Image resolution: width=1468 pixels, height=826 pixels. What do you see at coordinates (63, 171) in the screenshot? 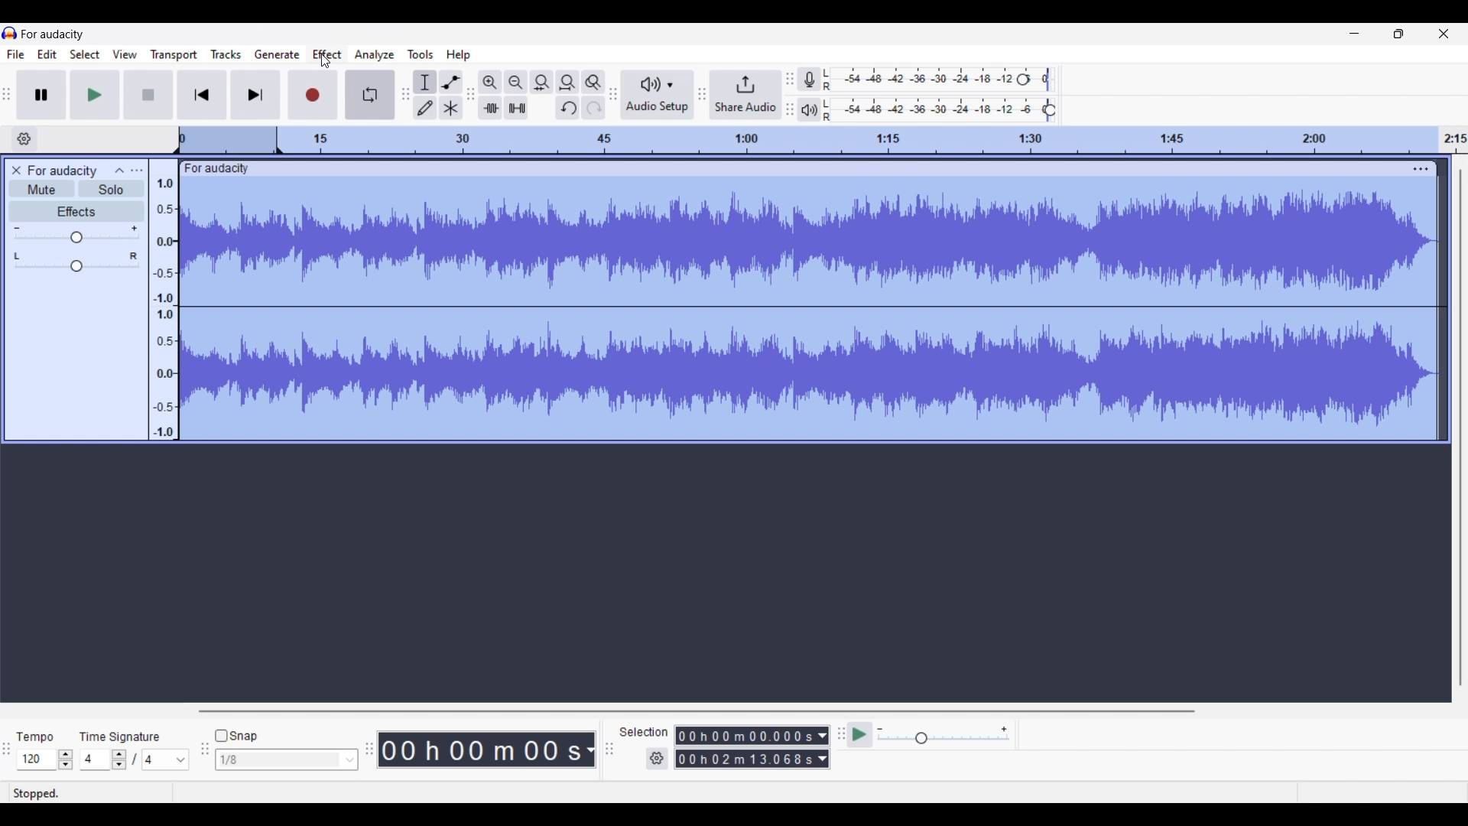
I see `Audio track name` at bounding box center [63, 171].